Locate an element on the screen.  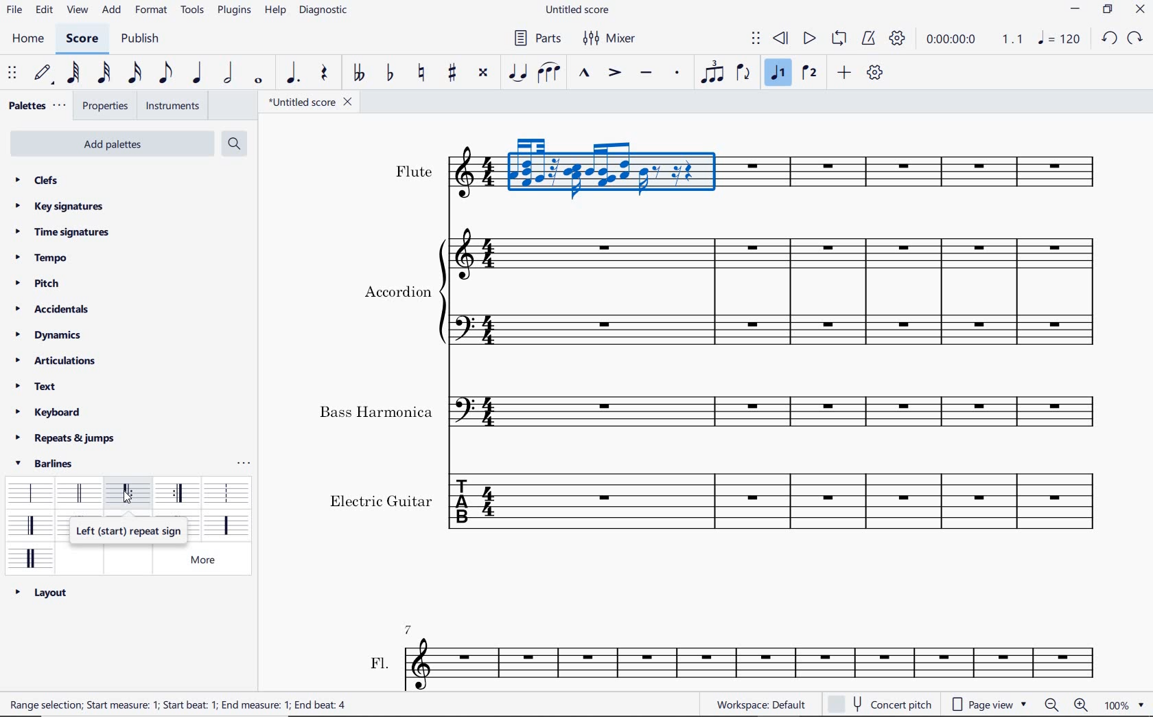
half note is located at coordinates (228, 73).